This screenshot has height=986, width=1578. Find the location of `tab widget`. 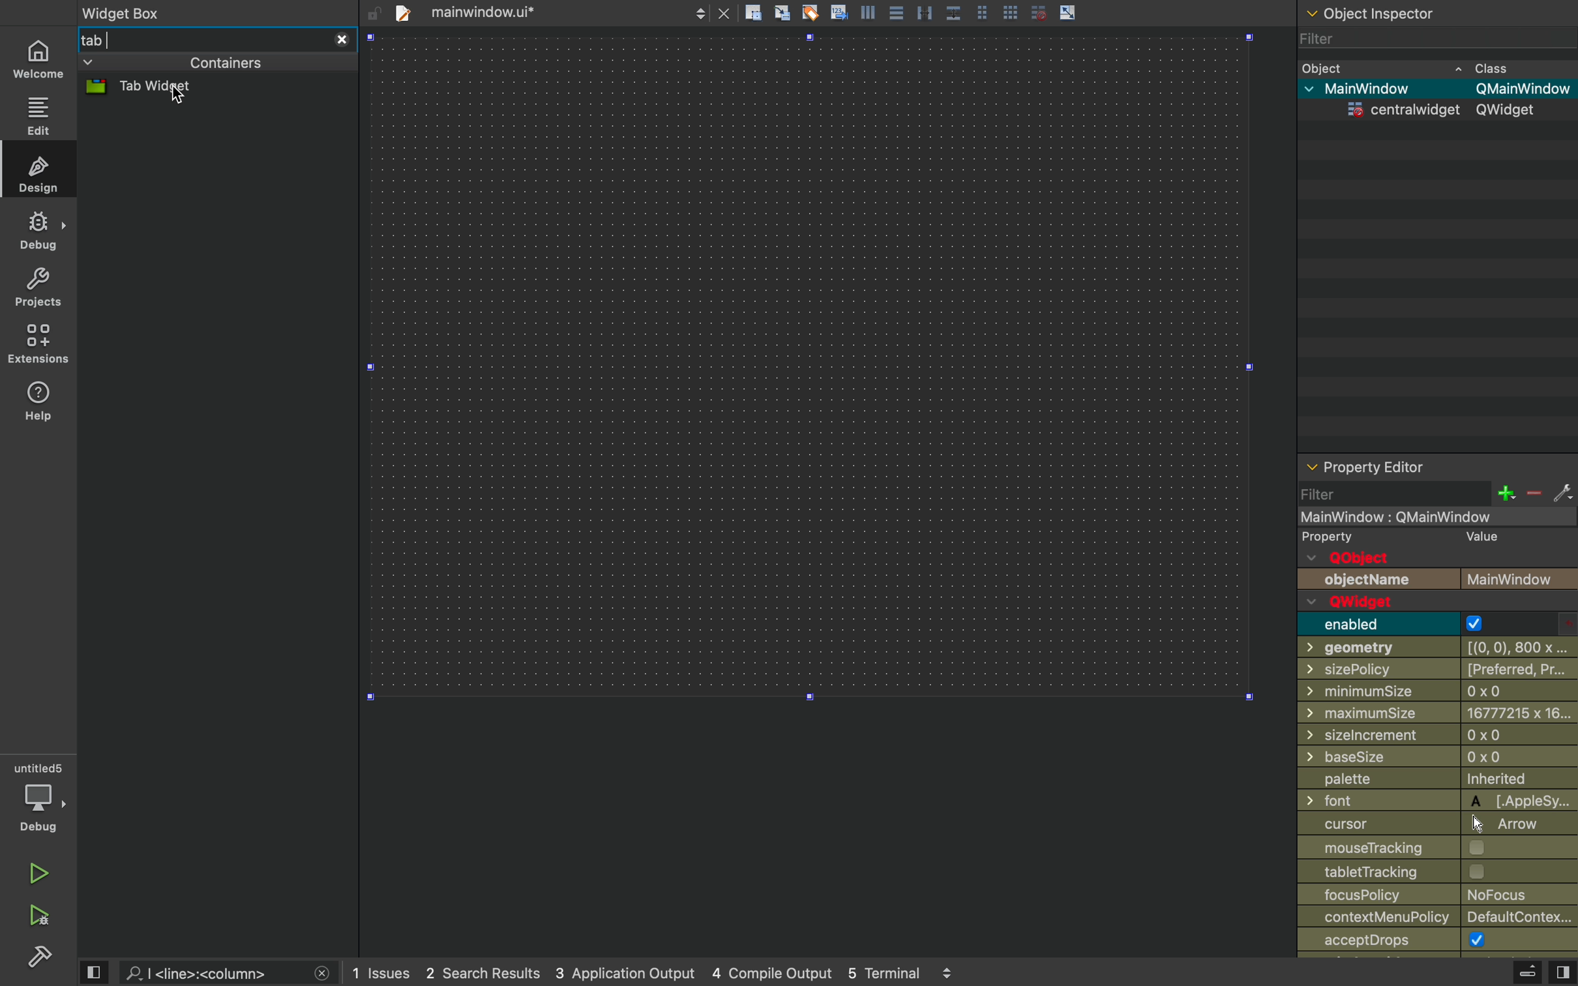

tab widget is located at coordinates (162, 88).